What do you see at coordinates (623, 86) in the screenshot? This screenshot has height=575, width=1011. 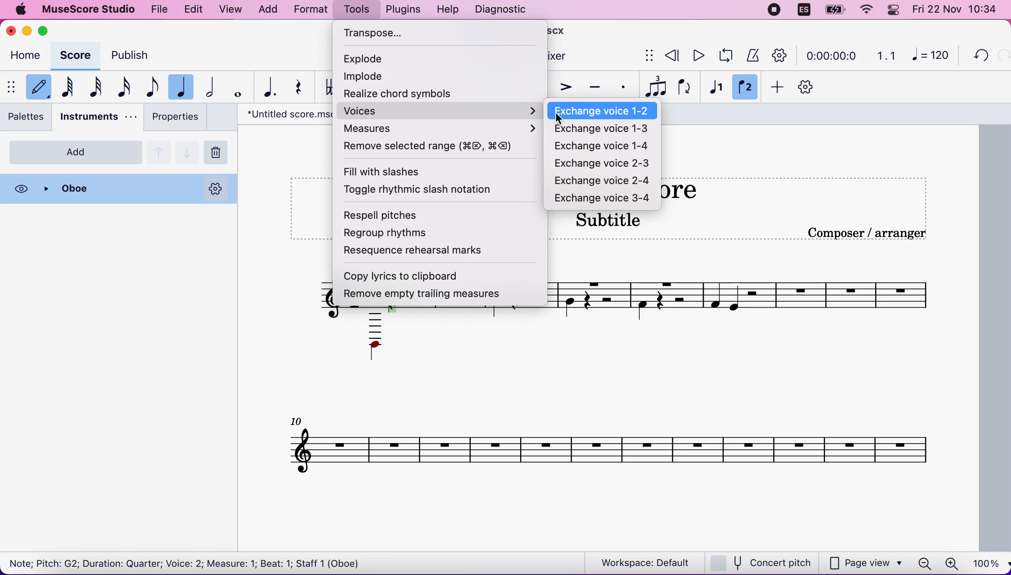 I see `staccato` at bounding box center [623, 86].